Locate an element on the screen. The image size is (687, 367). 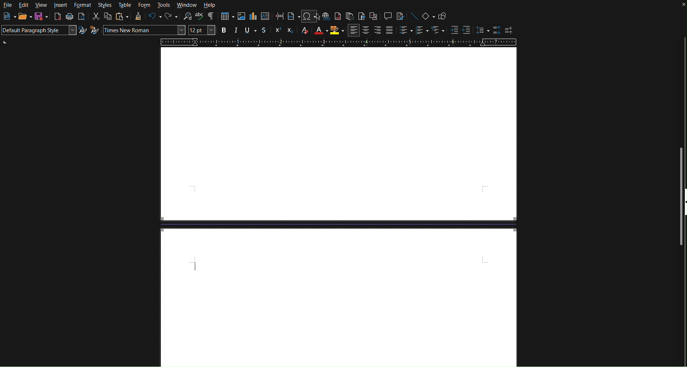
Insert Image is located at coordinates (241, 17).